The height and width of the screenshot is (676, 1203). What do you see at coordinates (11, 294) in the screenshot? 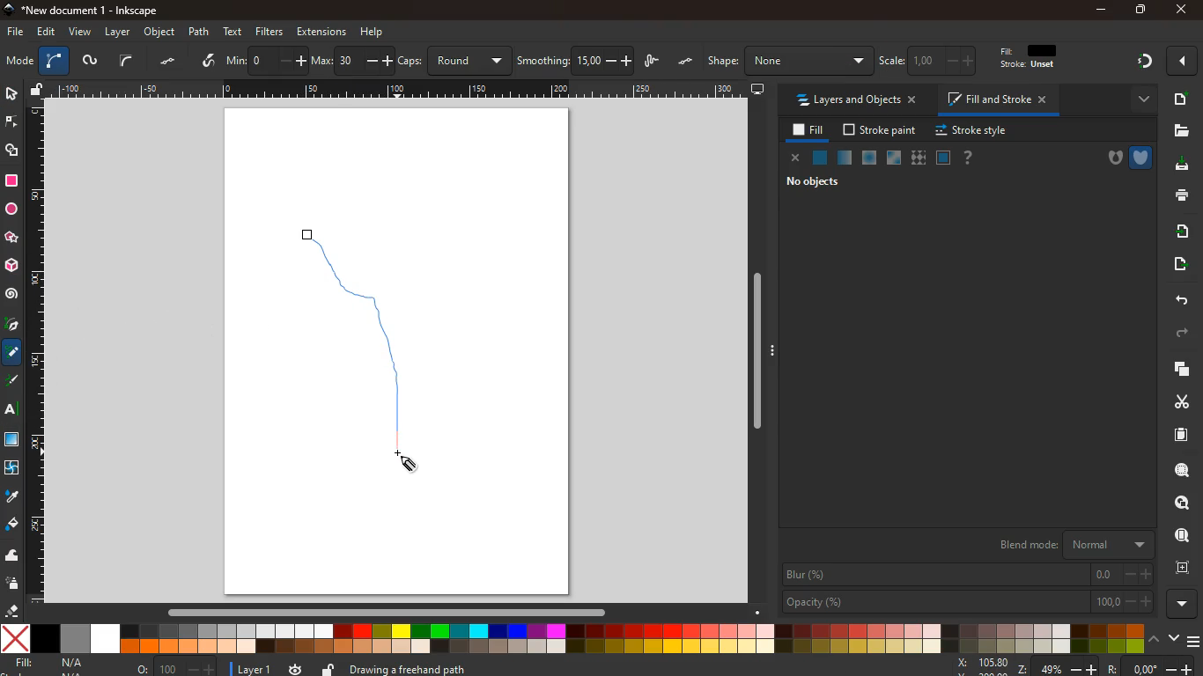
I see `spiral` at bounding box center [11, 294].